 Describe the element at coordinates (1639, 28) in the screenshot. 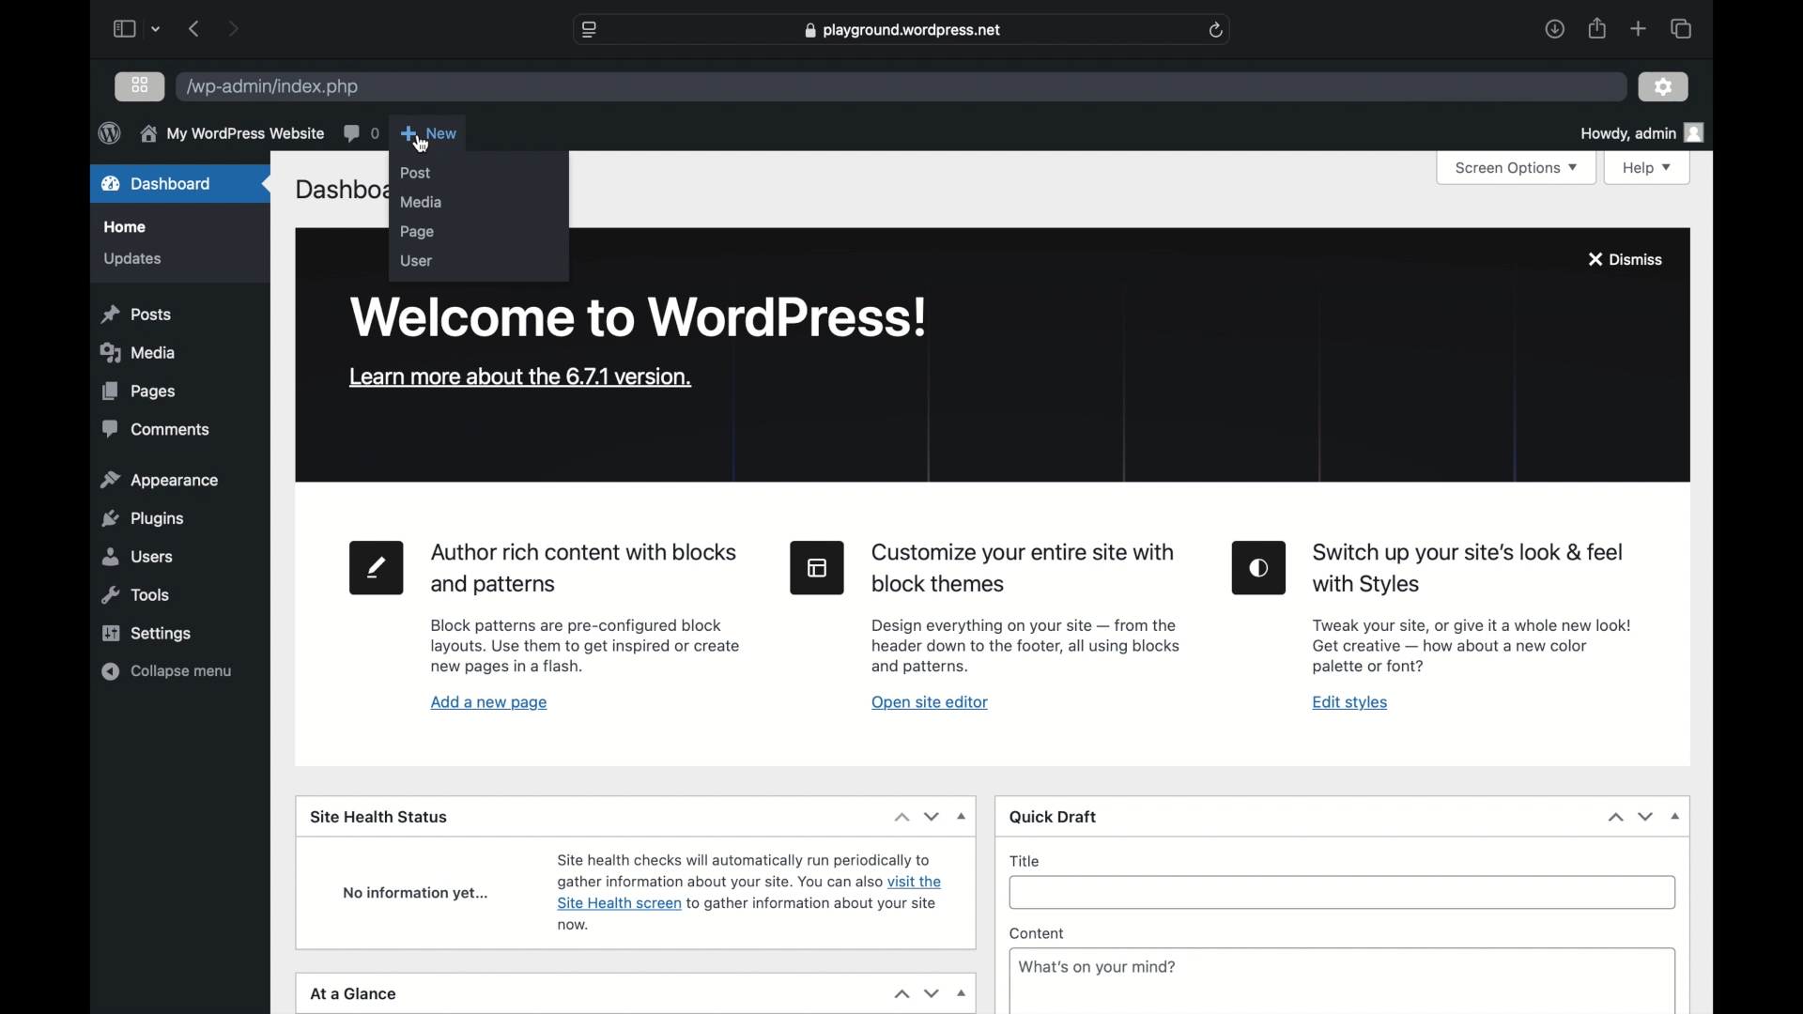

I see `new tab` at that location.